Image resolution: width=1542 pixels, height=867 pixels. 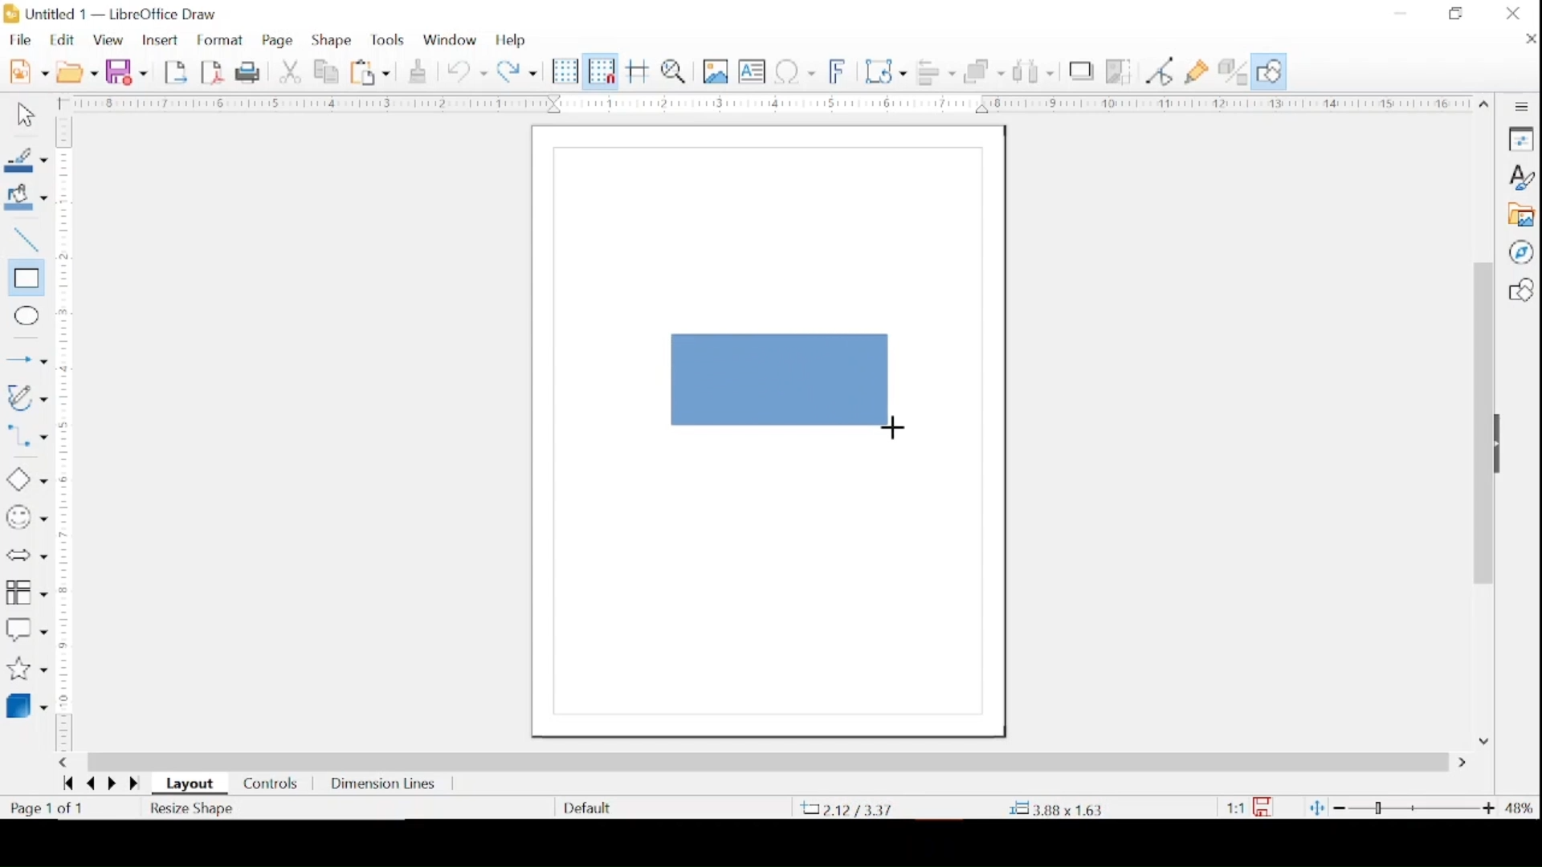 What do you see at coordinates (1528, 39) in the screenshot?
I see `close` at bounding box center [1528, 39].